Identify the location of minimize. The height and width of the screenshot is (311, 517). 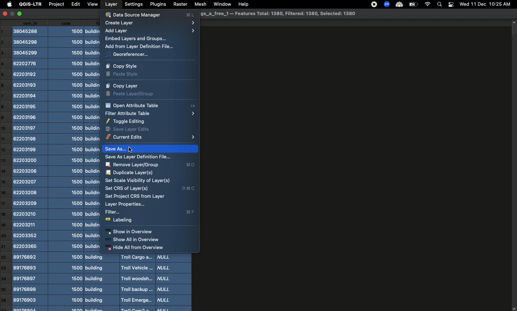
(13, 15).